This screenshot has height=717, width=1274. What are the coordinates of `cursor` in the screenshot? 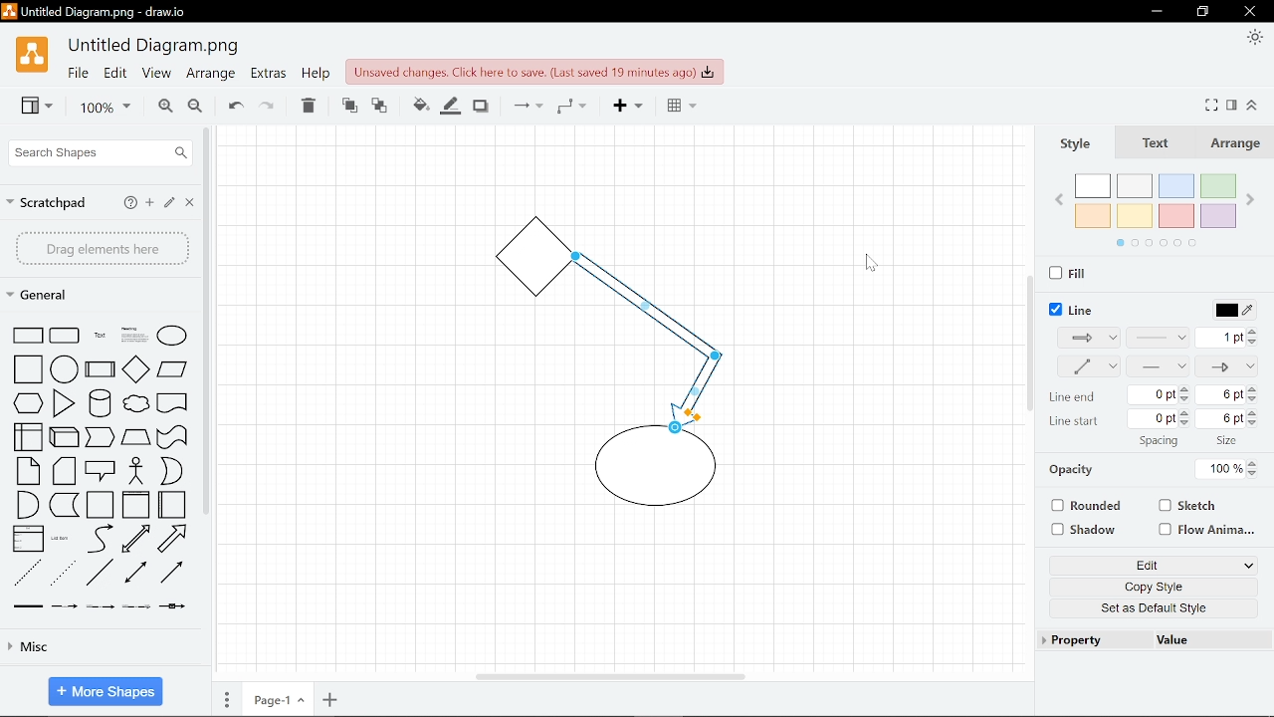 It's located at (872, 263).